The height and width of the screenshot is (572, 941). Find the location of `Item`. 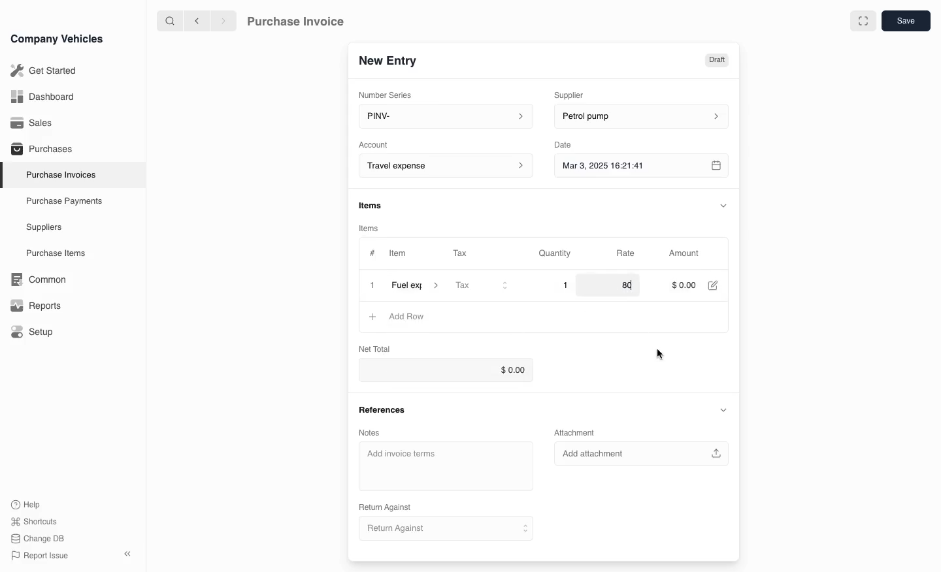

Item is located at coordinates (397, 255).